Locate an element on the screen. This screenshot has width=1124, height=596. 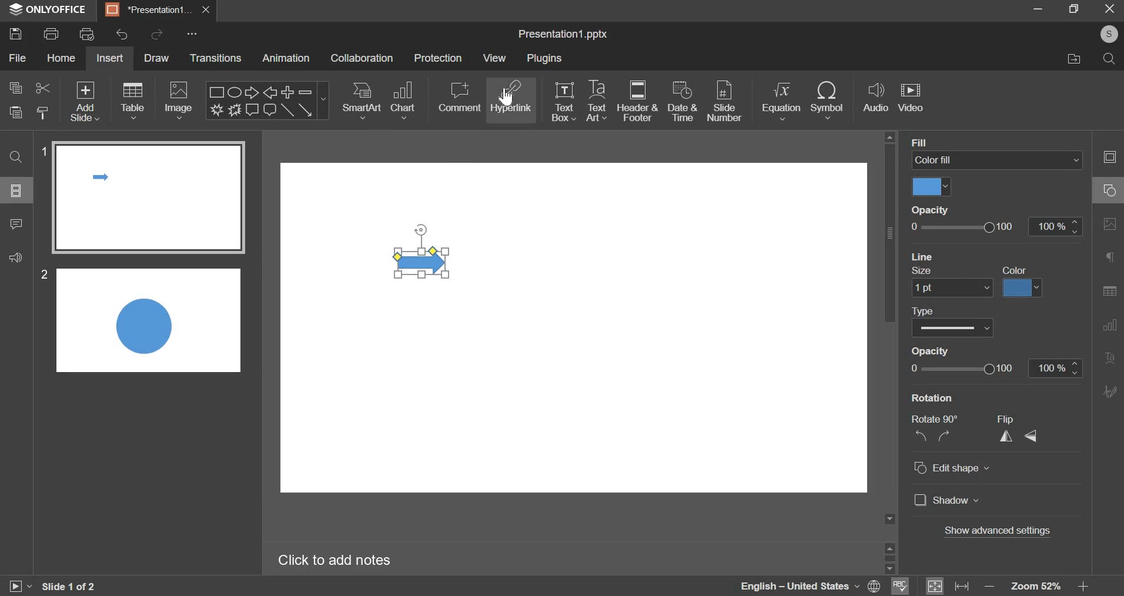
chart is located at coordinates (403, 101).